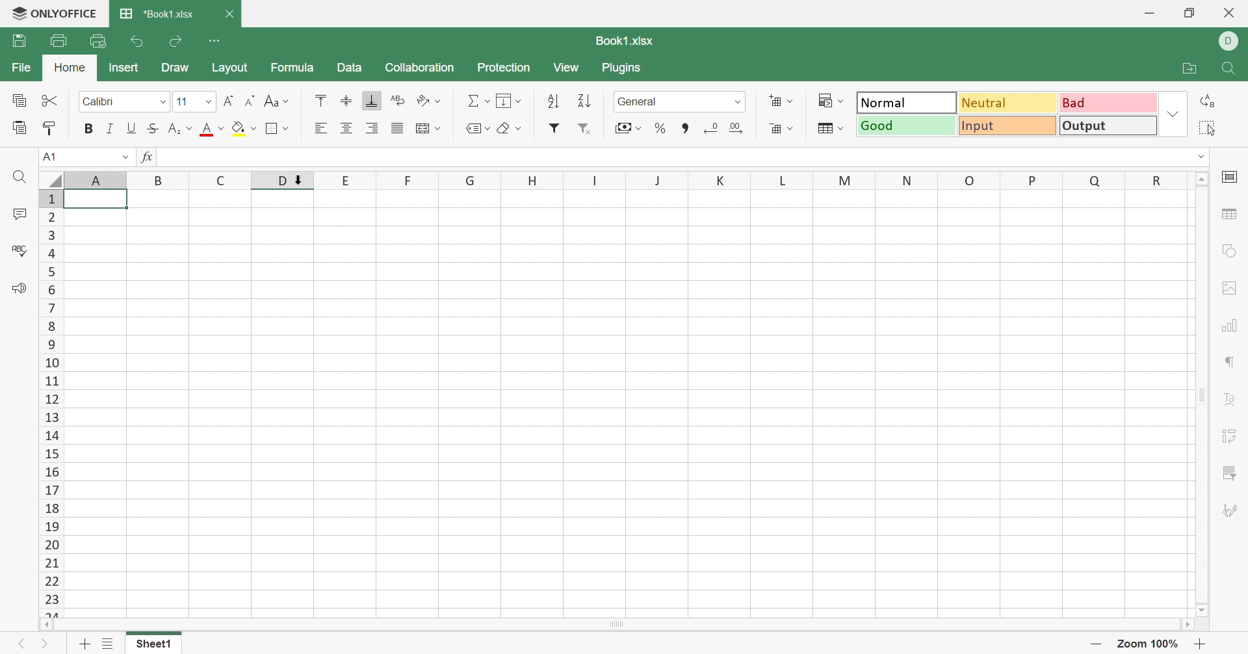 The image size is (1248, 654). Describe the element at coordinates (190, 127) in the screenshot. I see `Drop Down` at that location.